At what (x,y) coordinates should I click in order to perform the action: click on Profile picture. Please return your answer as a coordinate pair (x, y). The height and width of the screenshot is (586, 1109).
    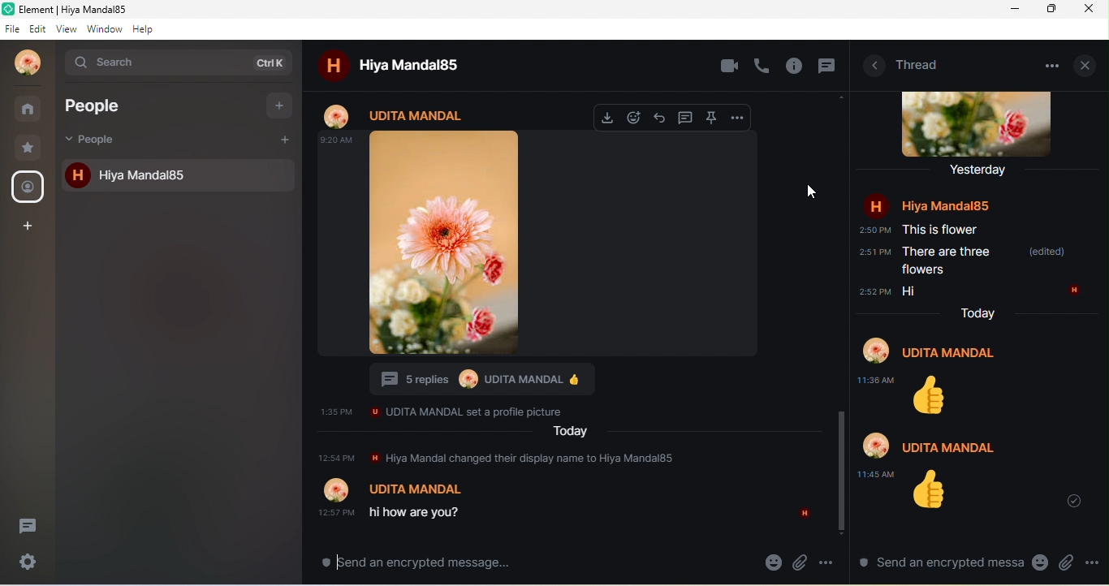
    Looking at the image, I should click on (875, 444).